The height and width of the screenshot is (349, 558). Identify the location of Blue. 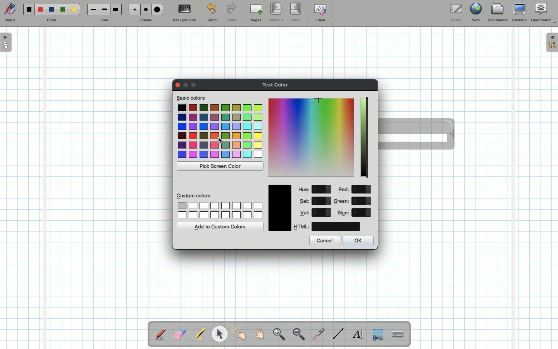
(343, 213).